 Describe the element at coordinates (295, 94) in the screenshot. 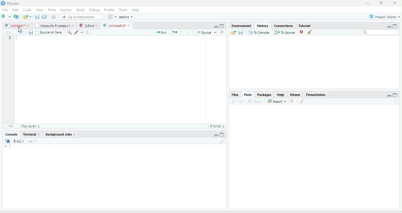

I see `Viewer` at that location.